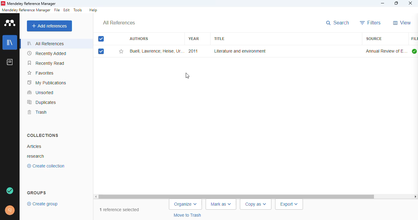 Image resolution: width=418 pixels, height=220 pixels. What do you see at coordinates (239, 51) in the screenshot?
I see `literature and environment` at bounding box center [239, 51].